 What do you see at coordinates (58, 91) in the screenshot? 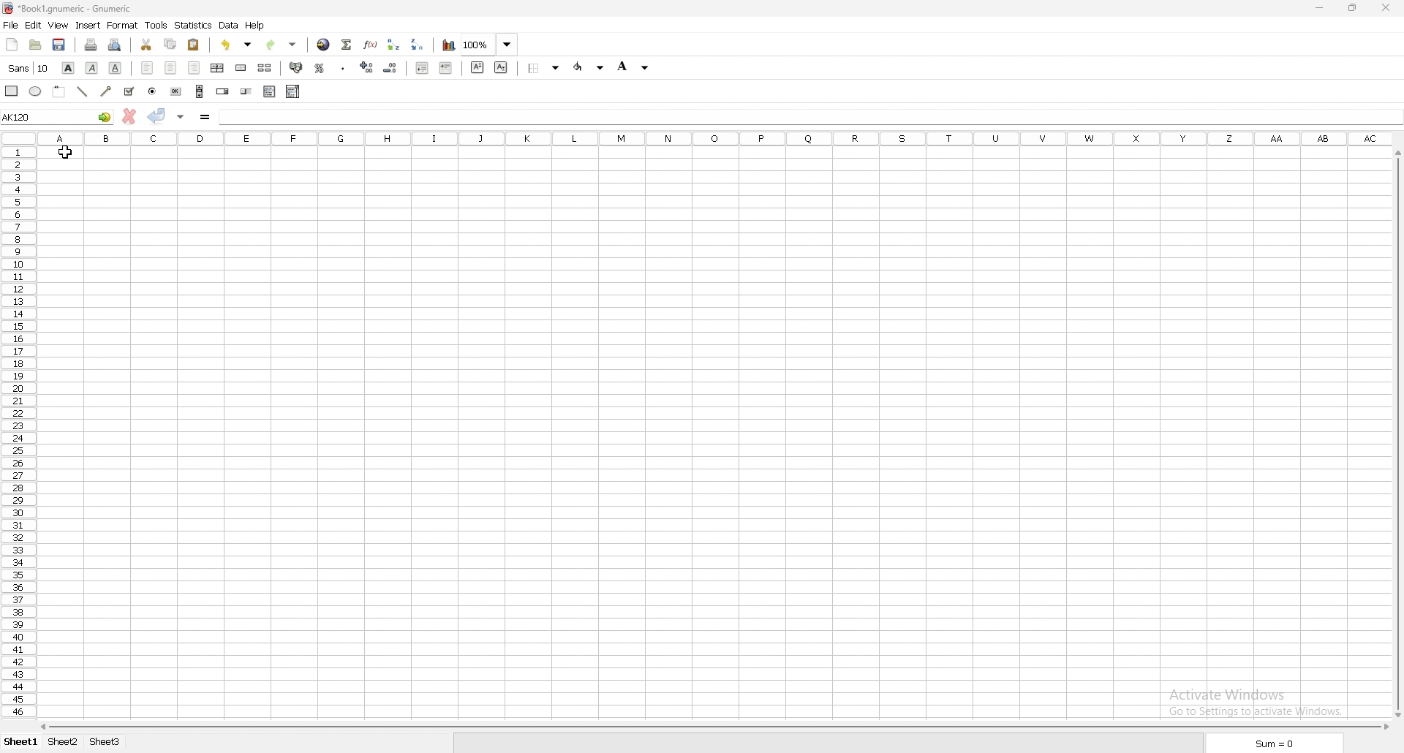
I see `frame` at bounding box center [58, 91].